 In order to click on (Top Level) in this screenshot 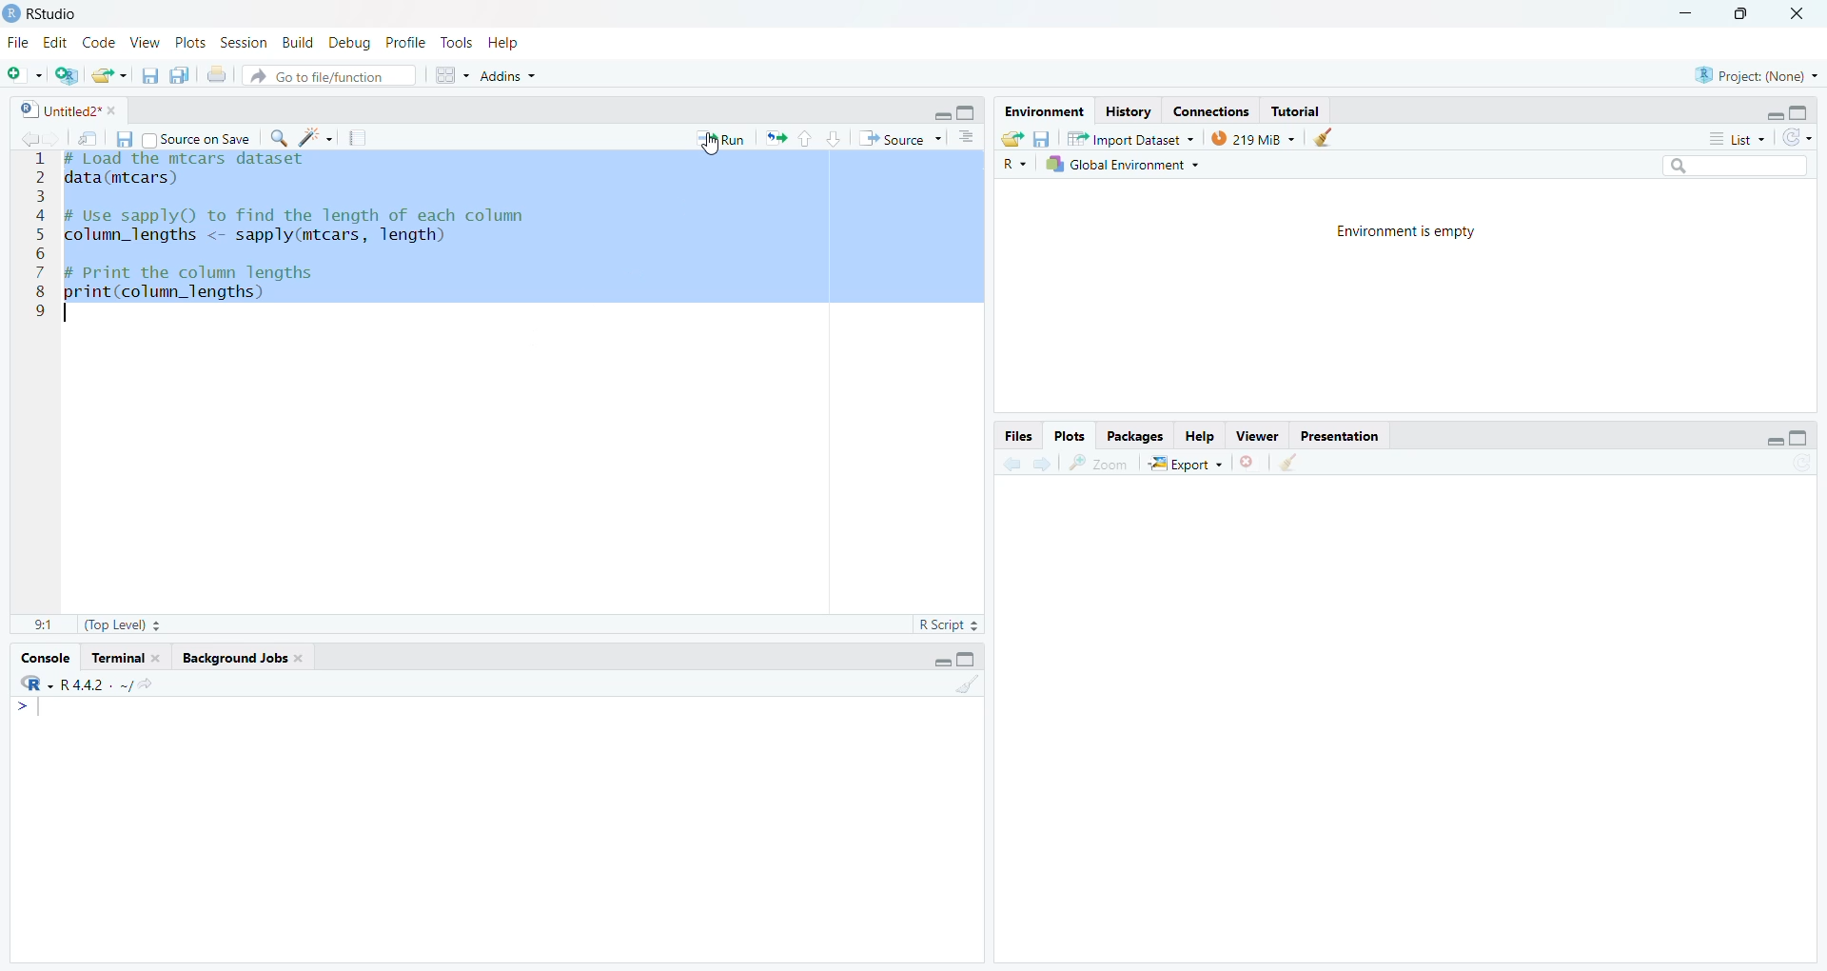, I will do `click(122, 625)`.